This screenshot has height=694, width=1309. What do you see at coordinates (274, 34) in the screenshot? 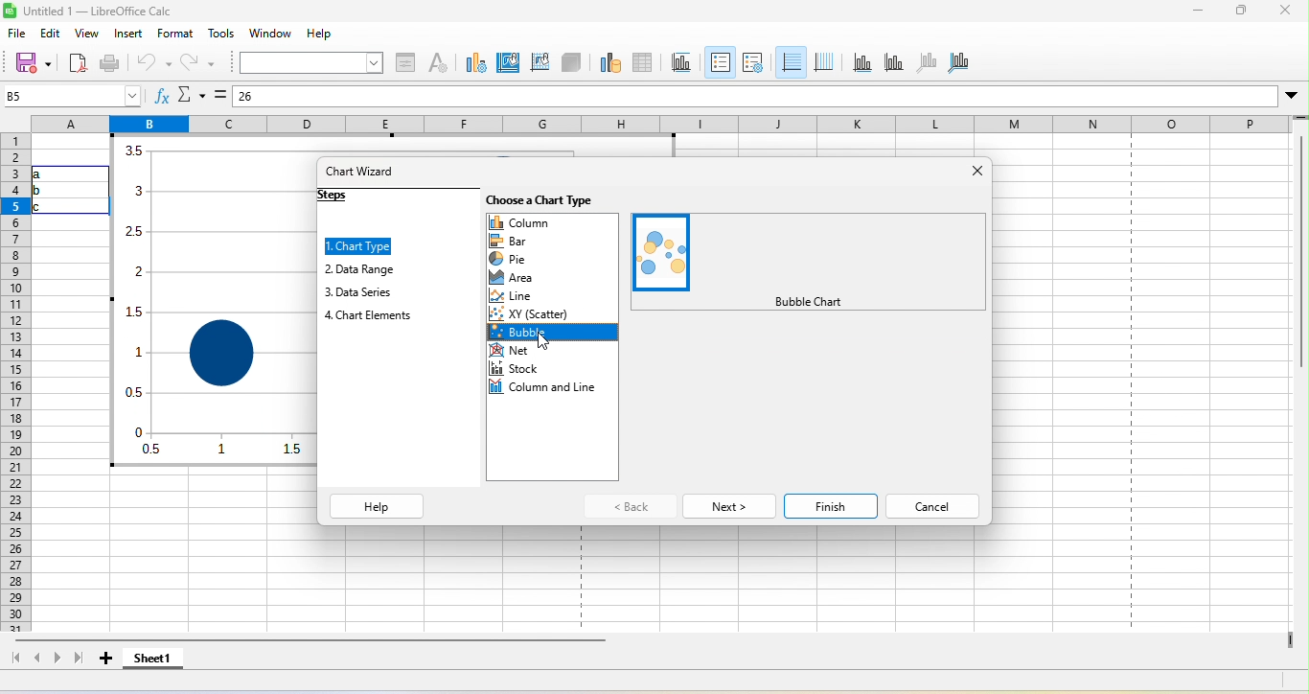
I see `window` at bounding box center [274, 34].